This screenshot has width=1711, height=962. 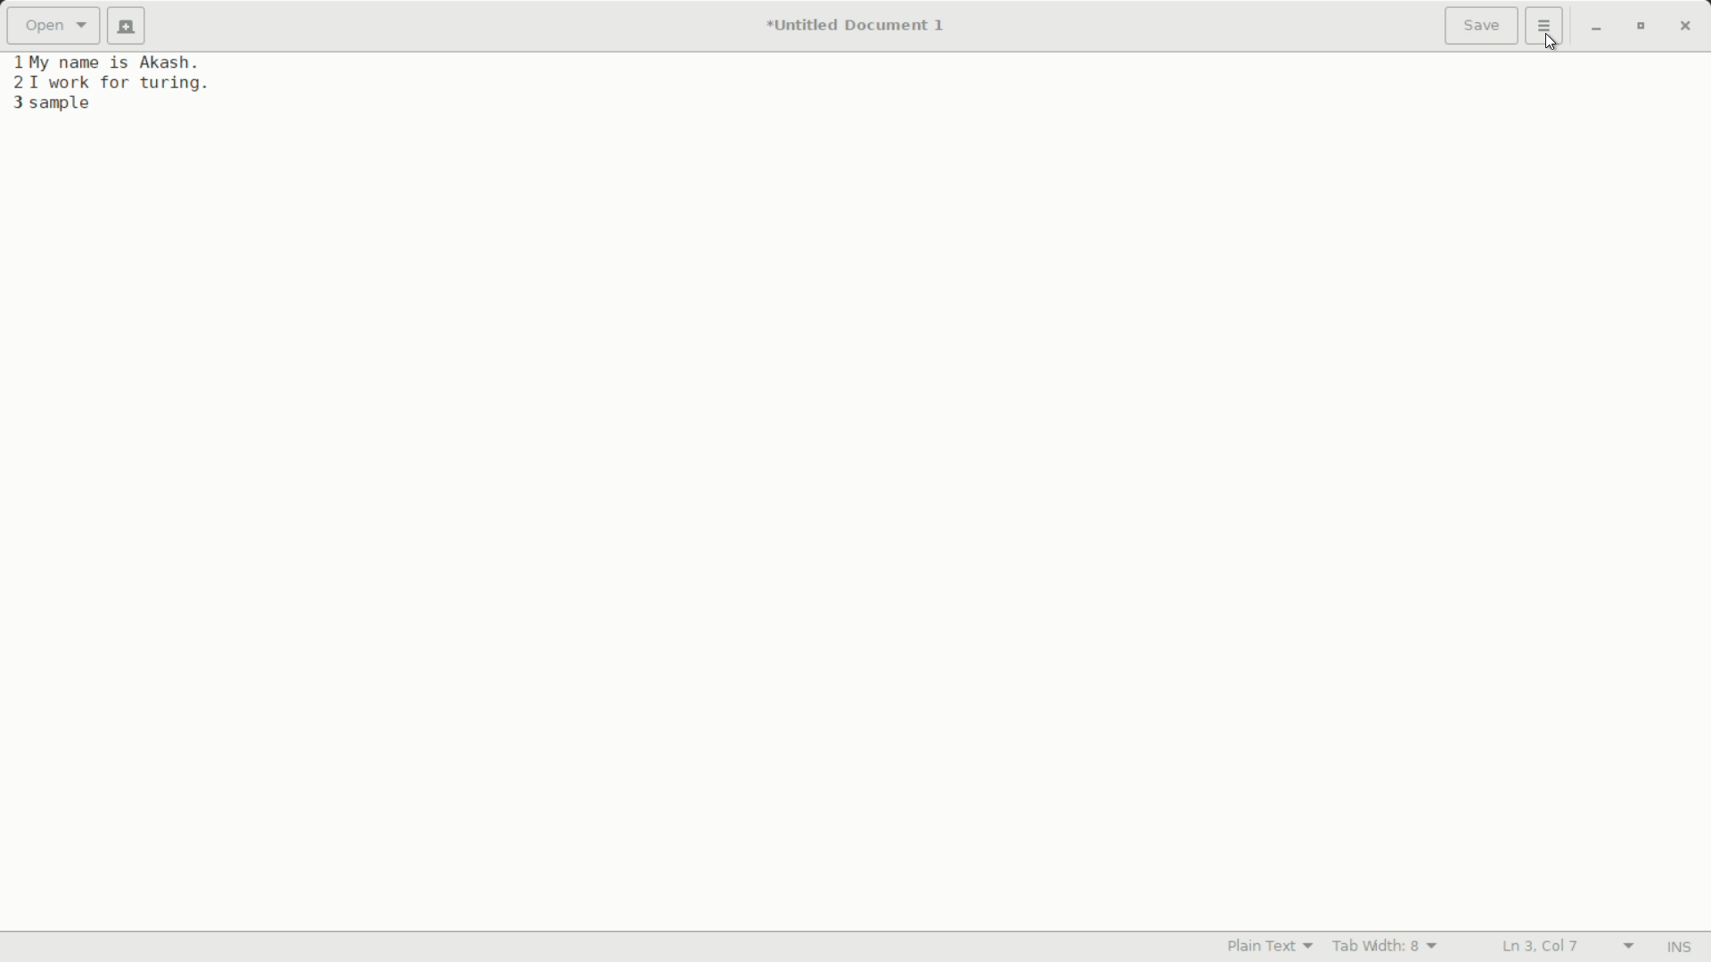 What do you see at coordinates (110, 61) in the screenshot?
I see `1My name is Akash.` at bounding box center [110, 61].